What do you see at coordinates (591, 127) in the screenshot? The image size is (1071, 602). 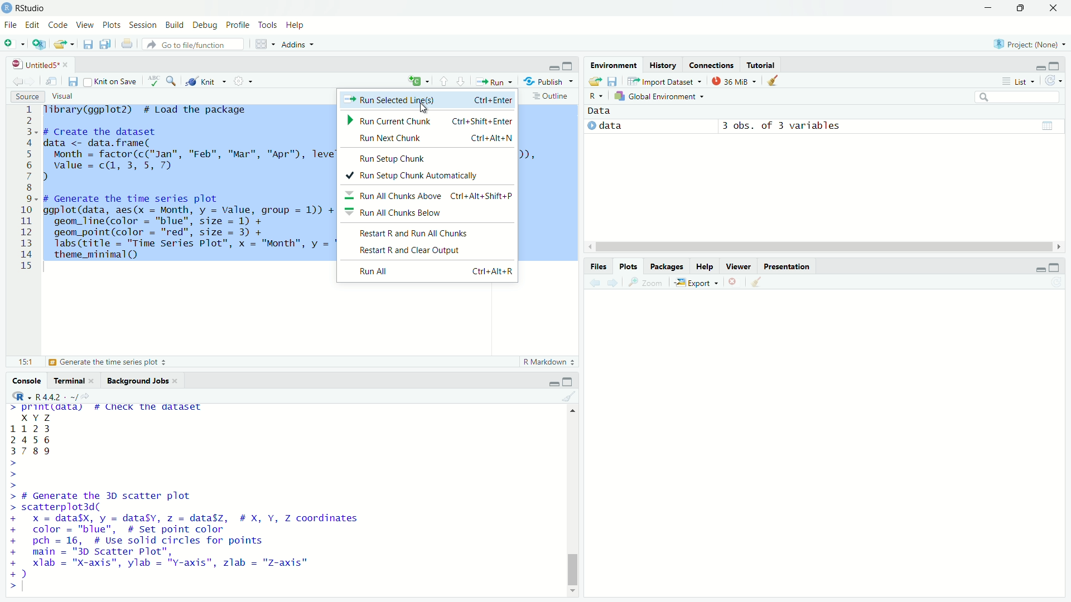 I see `play` at bounding box center [591, 127].